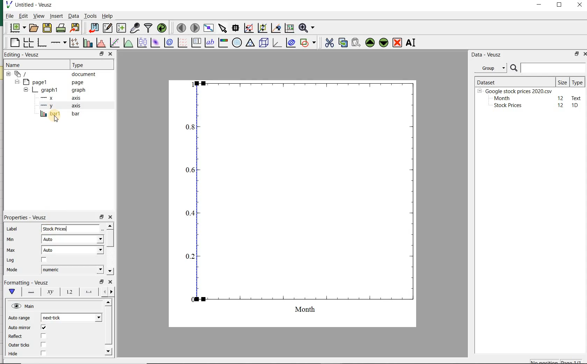 This screenshot has height=364, width=587. I want to click on select items from the graph or scroll, so click(222, 28).